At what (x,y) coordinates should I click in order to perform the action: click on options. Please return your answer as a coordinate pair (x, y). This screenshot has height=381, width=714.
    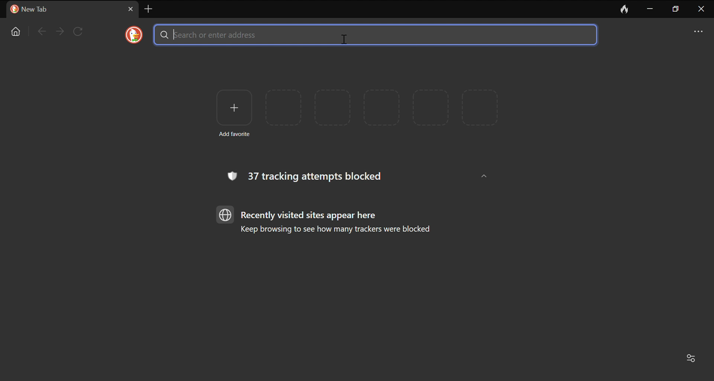
    Looking at the image, I should click on (699, 30).